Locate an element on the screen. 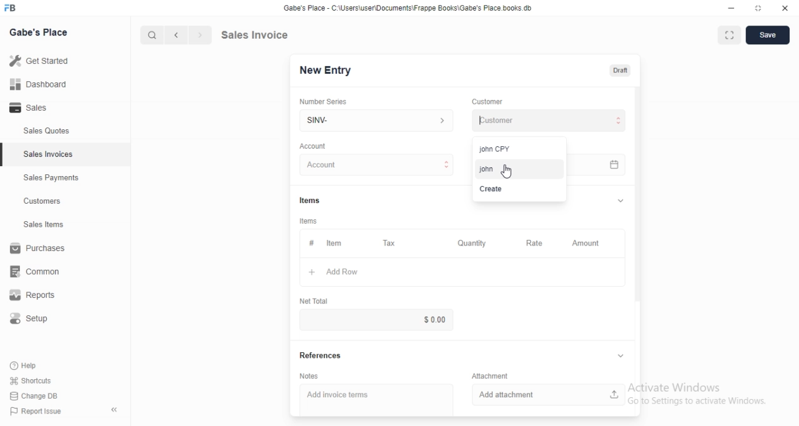 The width and height of the screenshot is (799, 426). minimize is located at coordinates (726, 9).